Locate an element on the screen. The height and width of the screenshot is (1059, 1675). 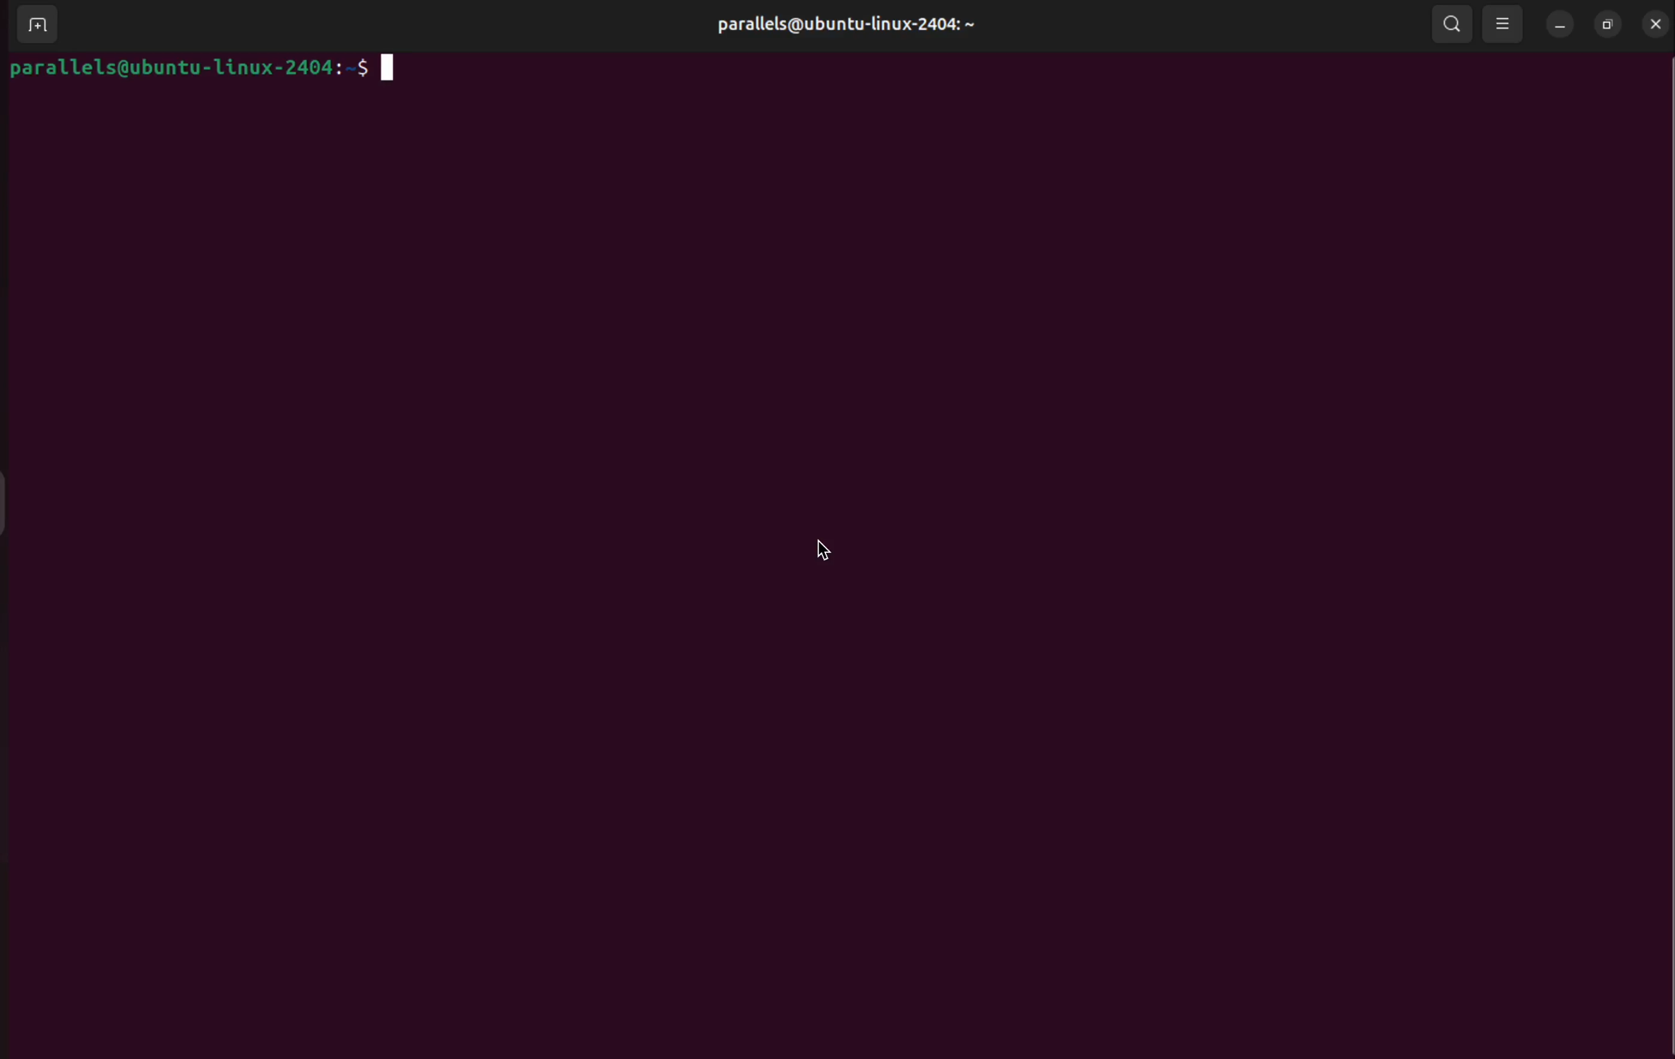
resize is located at coordinates (1608, 24).